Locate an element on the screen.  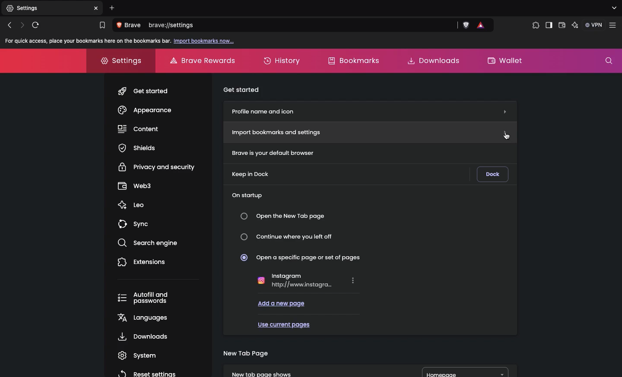
Bookmarks is located at coordinates (102, 25).